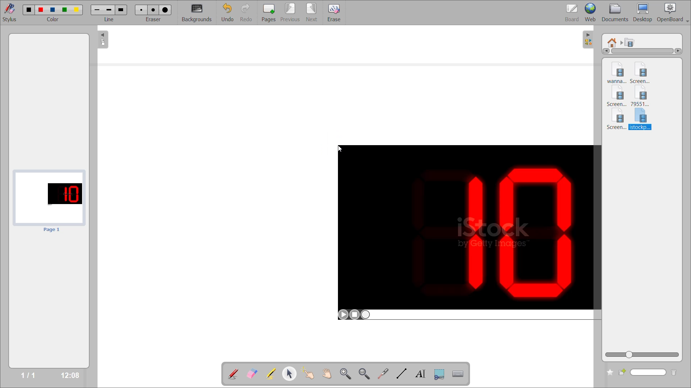 Image resolution: width=691 pixels, height=388 pixels. I want to click on virtual laser pointer, so click(385, 373).